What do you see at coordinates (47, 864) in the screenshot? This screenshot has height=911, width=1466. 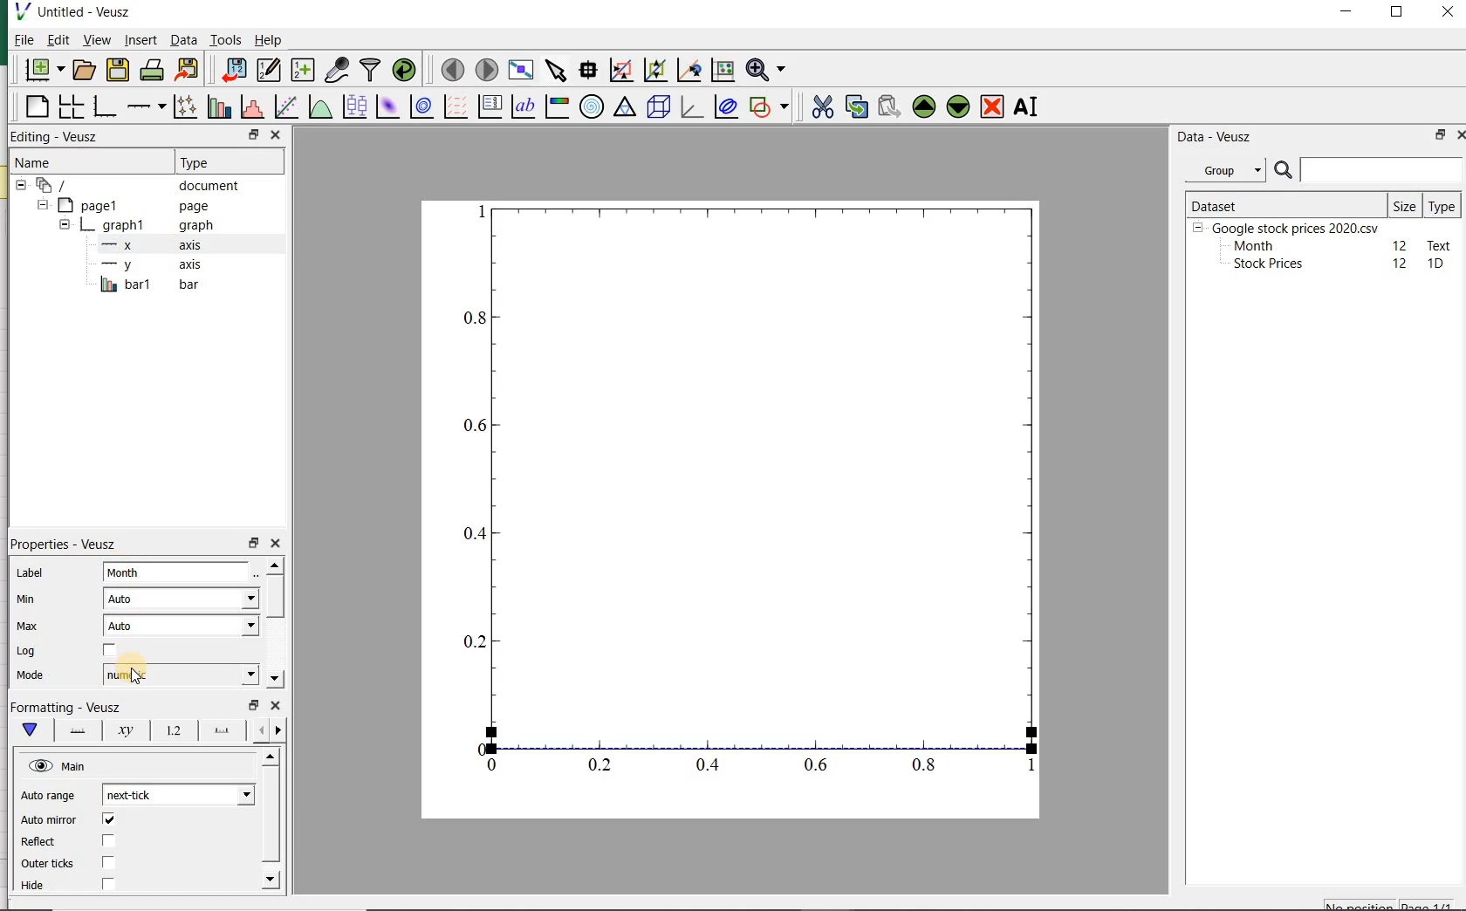 I see `Outer ticks` at bounding box center [47, 864].